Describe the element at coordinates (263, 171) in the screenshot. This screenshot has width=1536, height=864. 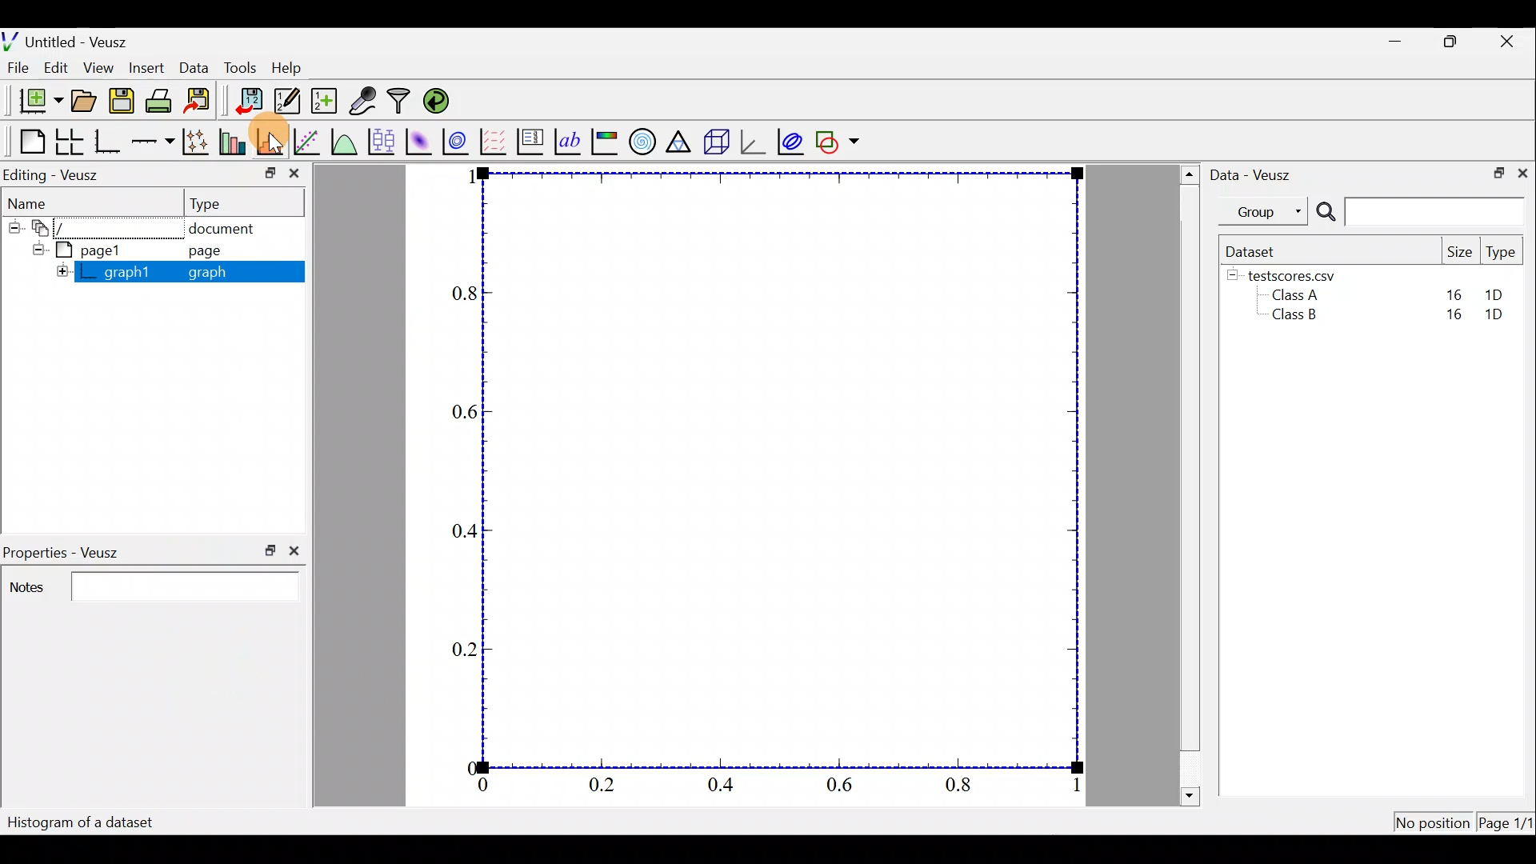
I see `restore down` at that location.